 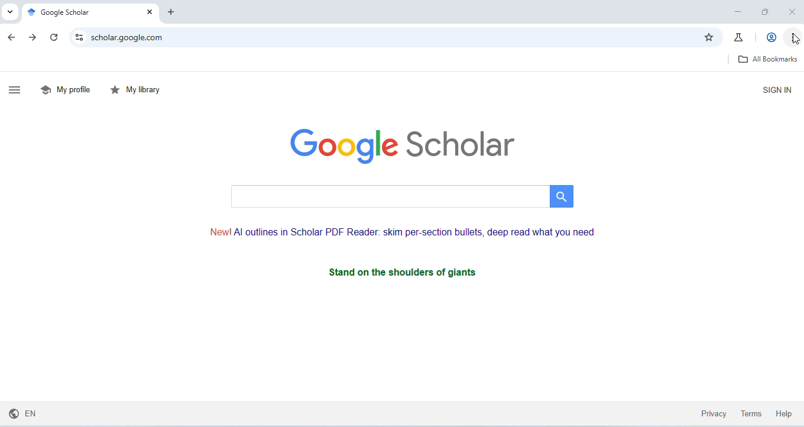 I want to click on terms, so click(x=750, y=413).